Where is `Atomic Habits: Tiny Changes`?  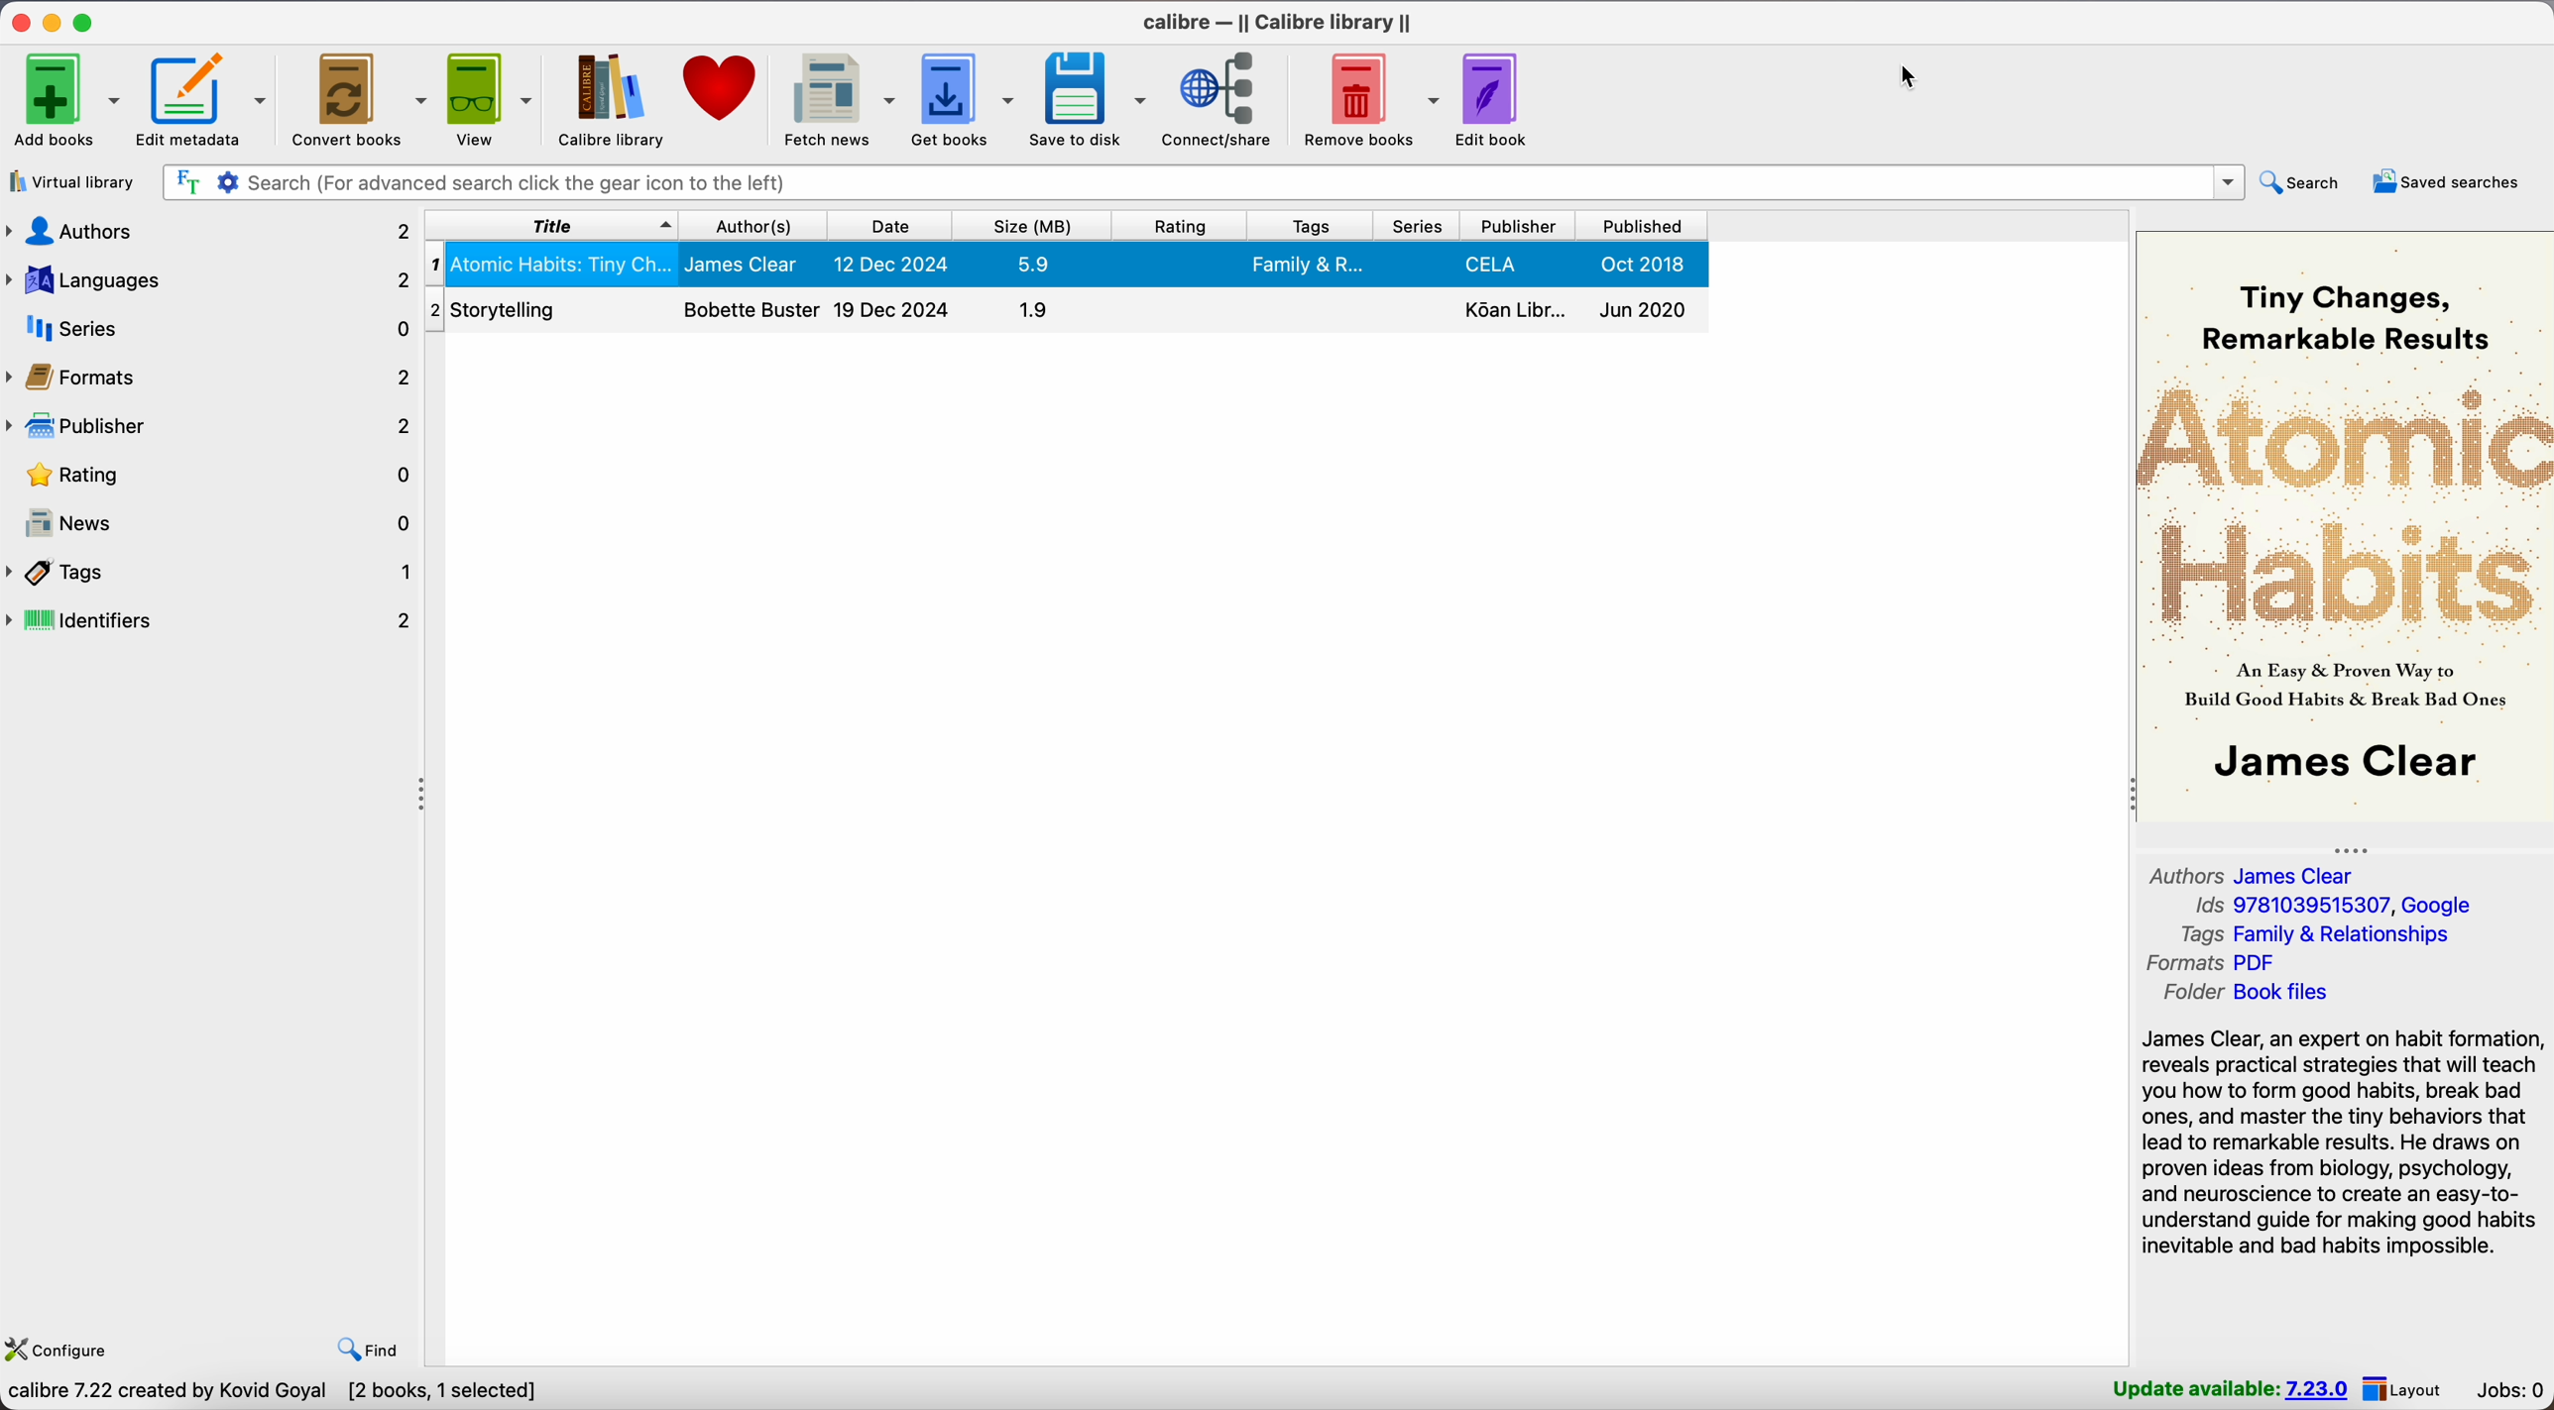 Atomic Habits: Tiny Changes is located at coordinates (1070, 264).